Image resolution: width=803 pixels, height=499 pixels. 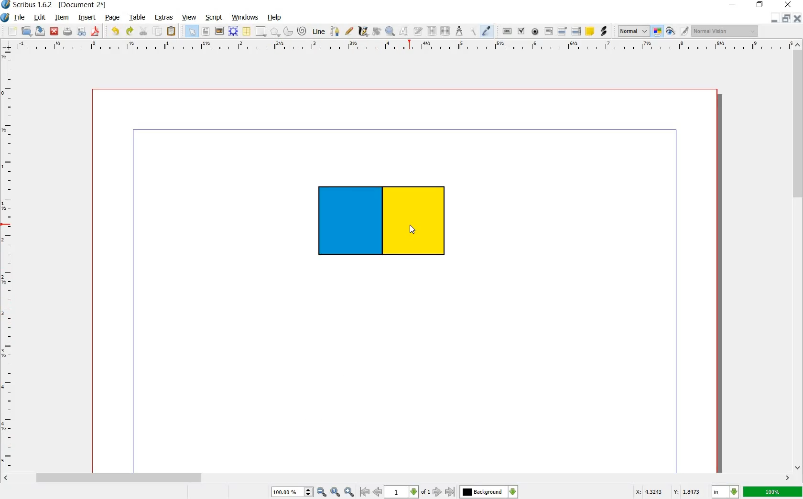 I want to click on scrollbar, so click(x=798, y=260).